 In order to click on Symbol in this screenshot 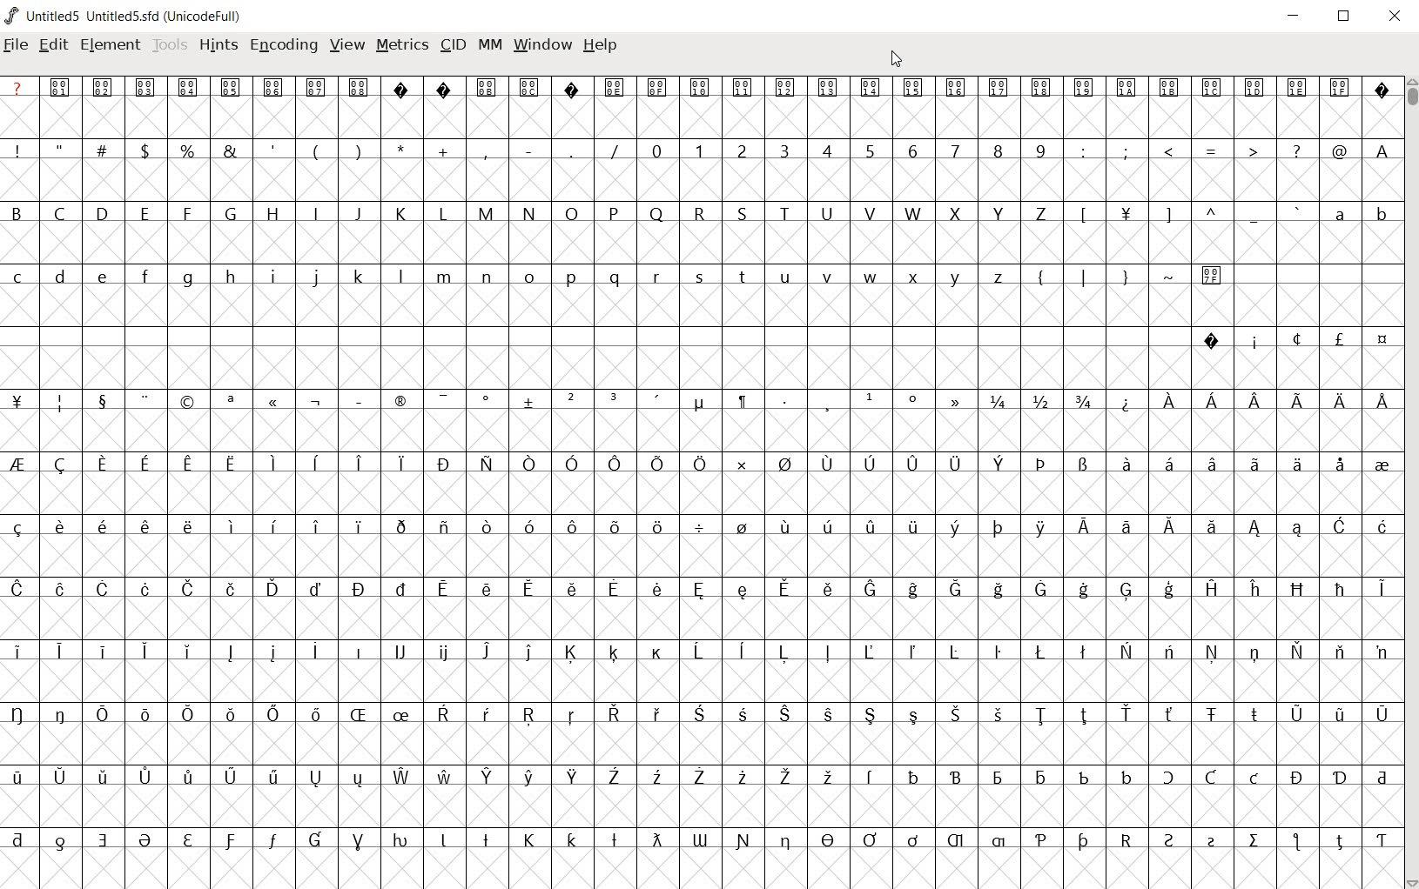, I will do `click(400, 464)`.